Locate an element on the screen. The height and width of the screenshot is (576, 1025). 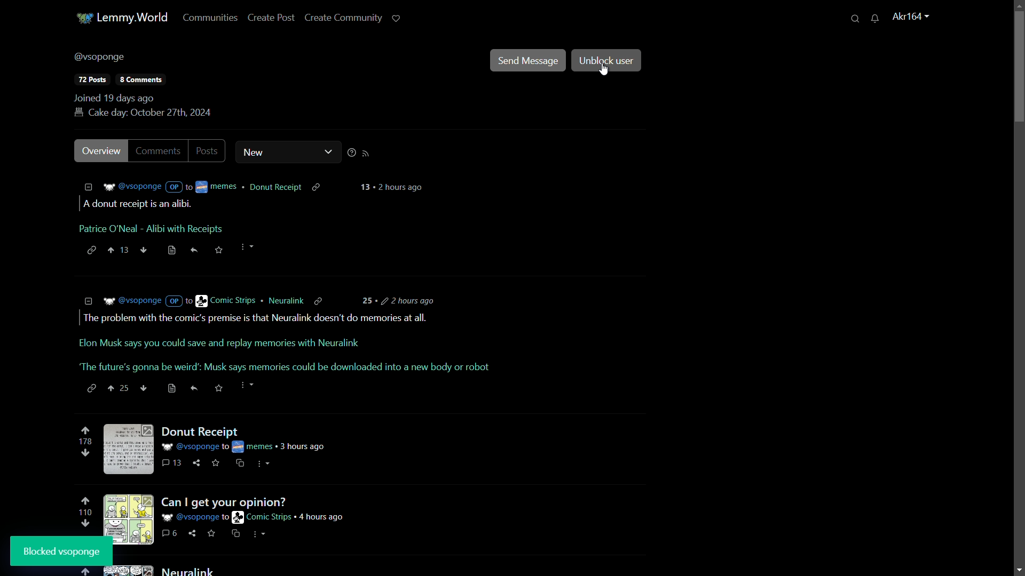
cs is located at coordinates (239, 465).